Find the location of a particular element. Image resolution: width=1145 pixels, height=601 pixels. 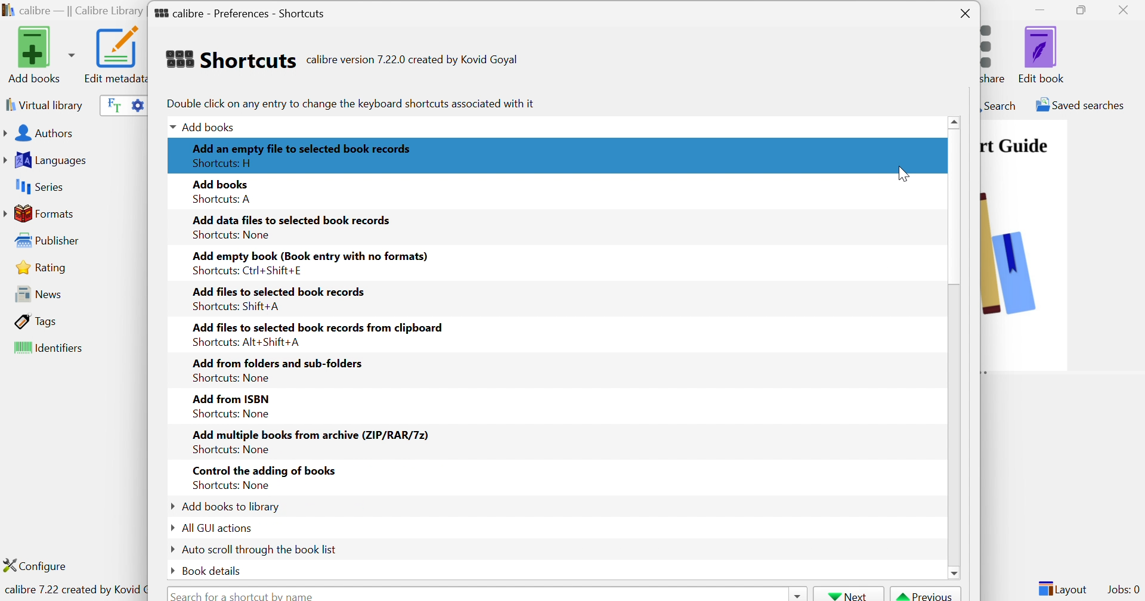

Shortcuts: Shift+A is located at coordinates (236, 307).